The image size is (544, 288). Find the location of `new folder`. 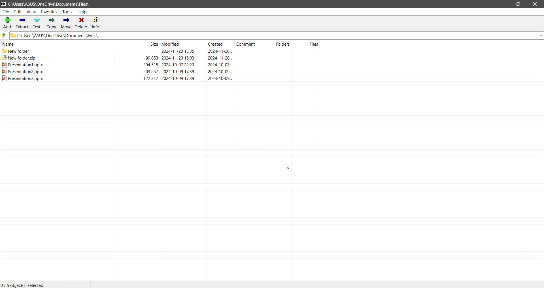

new folder is located at coordinates (161, 51).